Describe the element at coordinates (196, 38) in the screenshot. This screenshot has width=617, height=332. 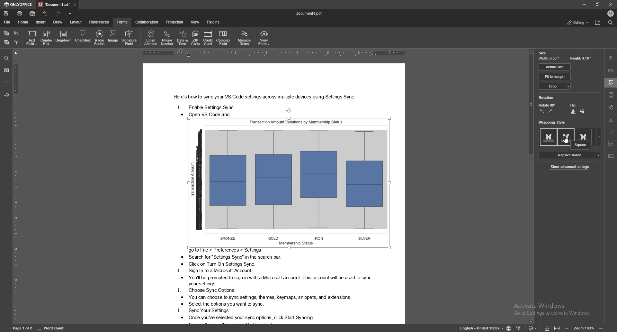
I see `zip code` at that location.